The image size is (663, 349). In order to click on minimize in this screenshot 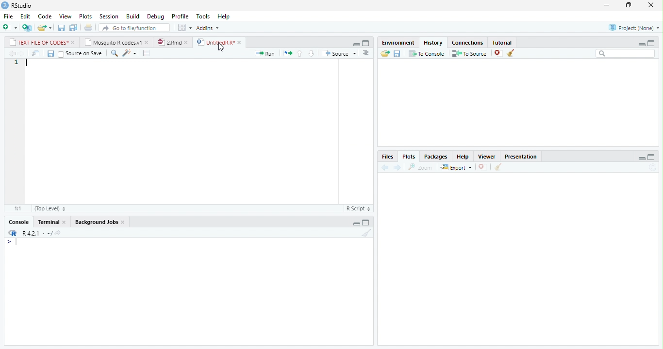, I will do `click(356, 224)`.